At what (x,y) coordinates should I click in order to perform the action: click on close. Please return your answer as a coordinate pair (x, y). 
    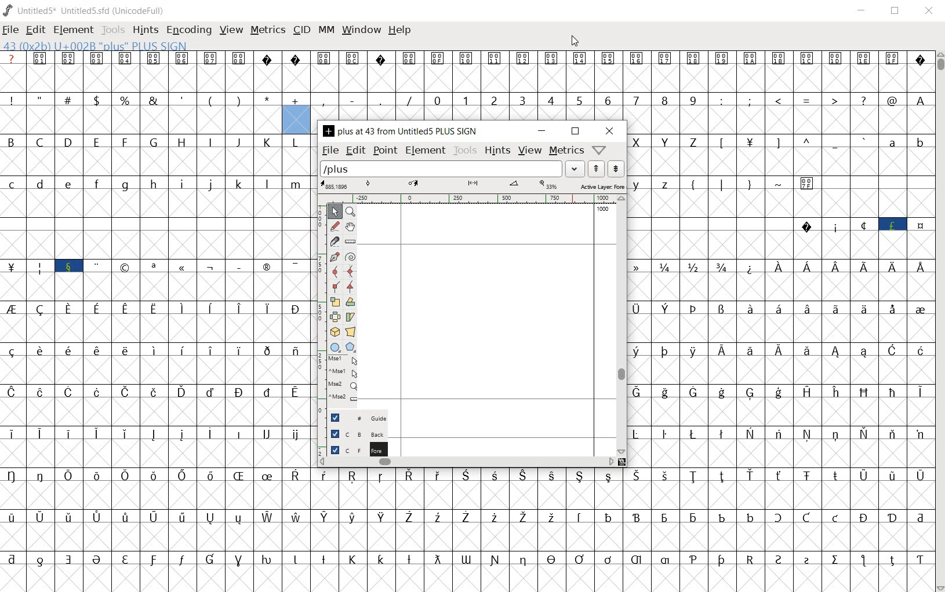
    Looking at the image, I should click on (610, 130).